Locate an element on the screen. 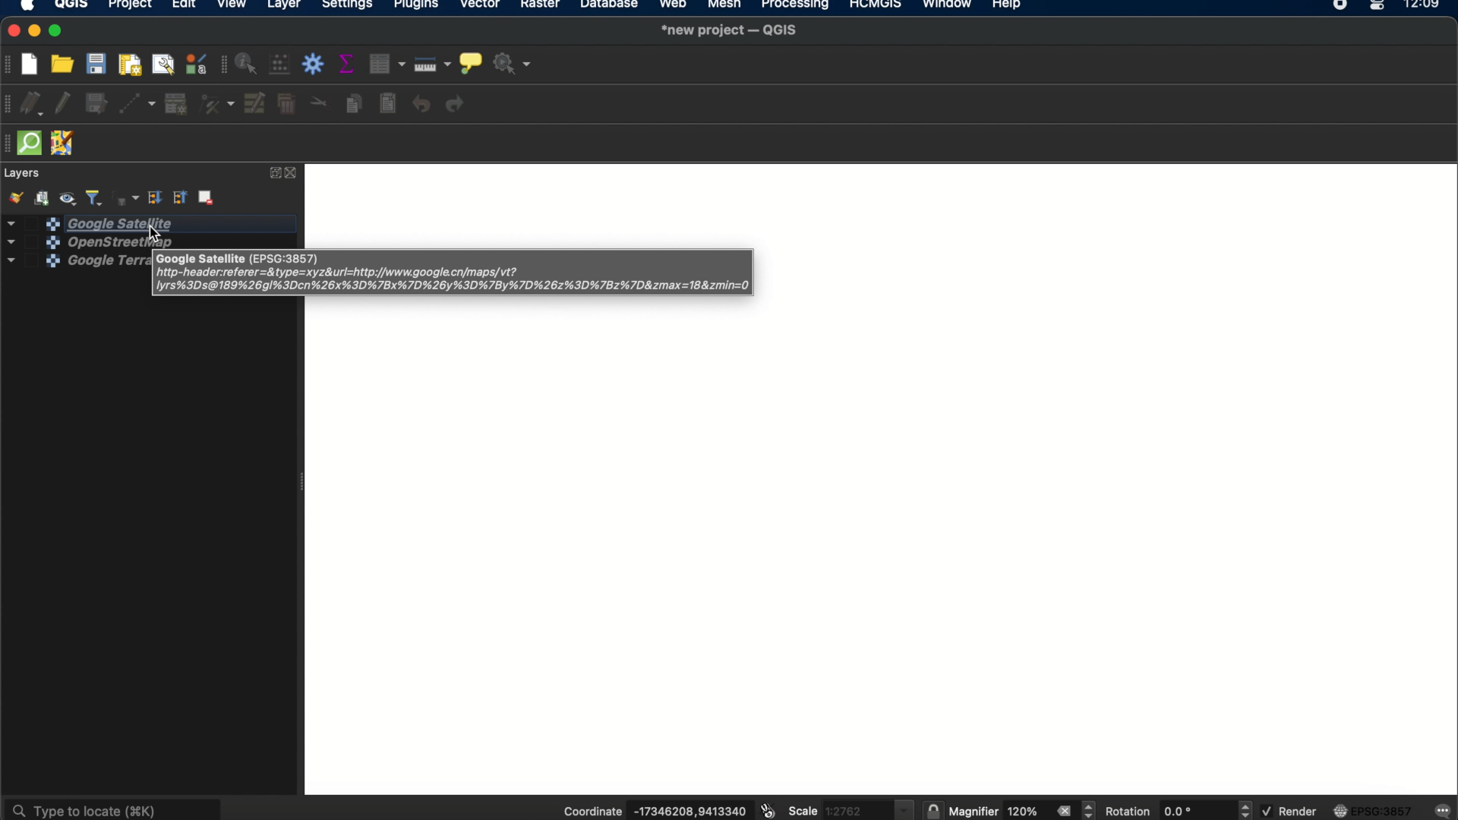 Image resolution: width=1458 pixels, height=820 pixels. open attribute table is located at coordinates (390, 65).